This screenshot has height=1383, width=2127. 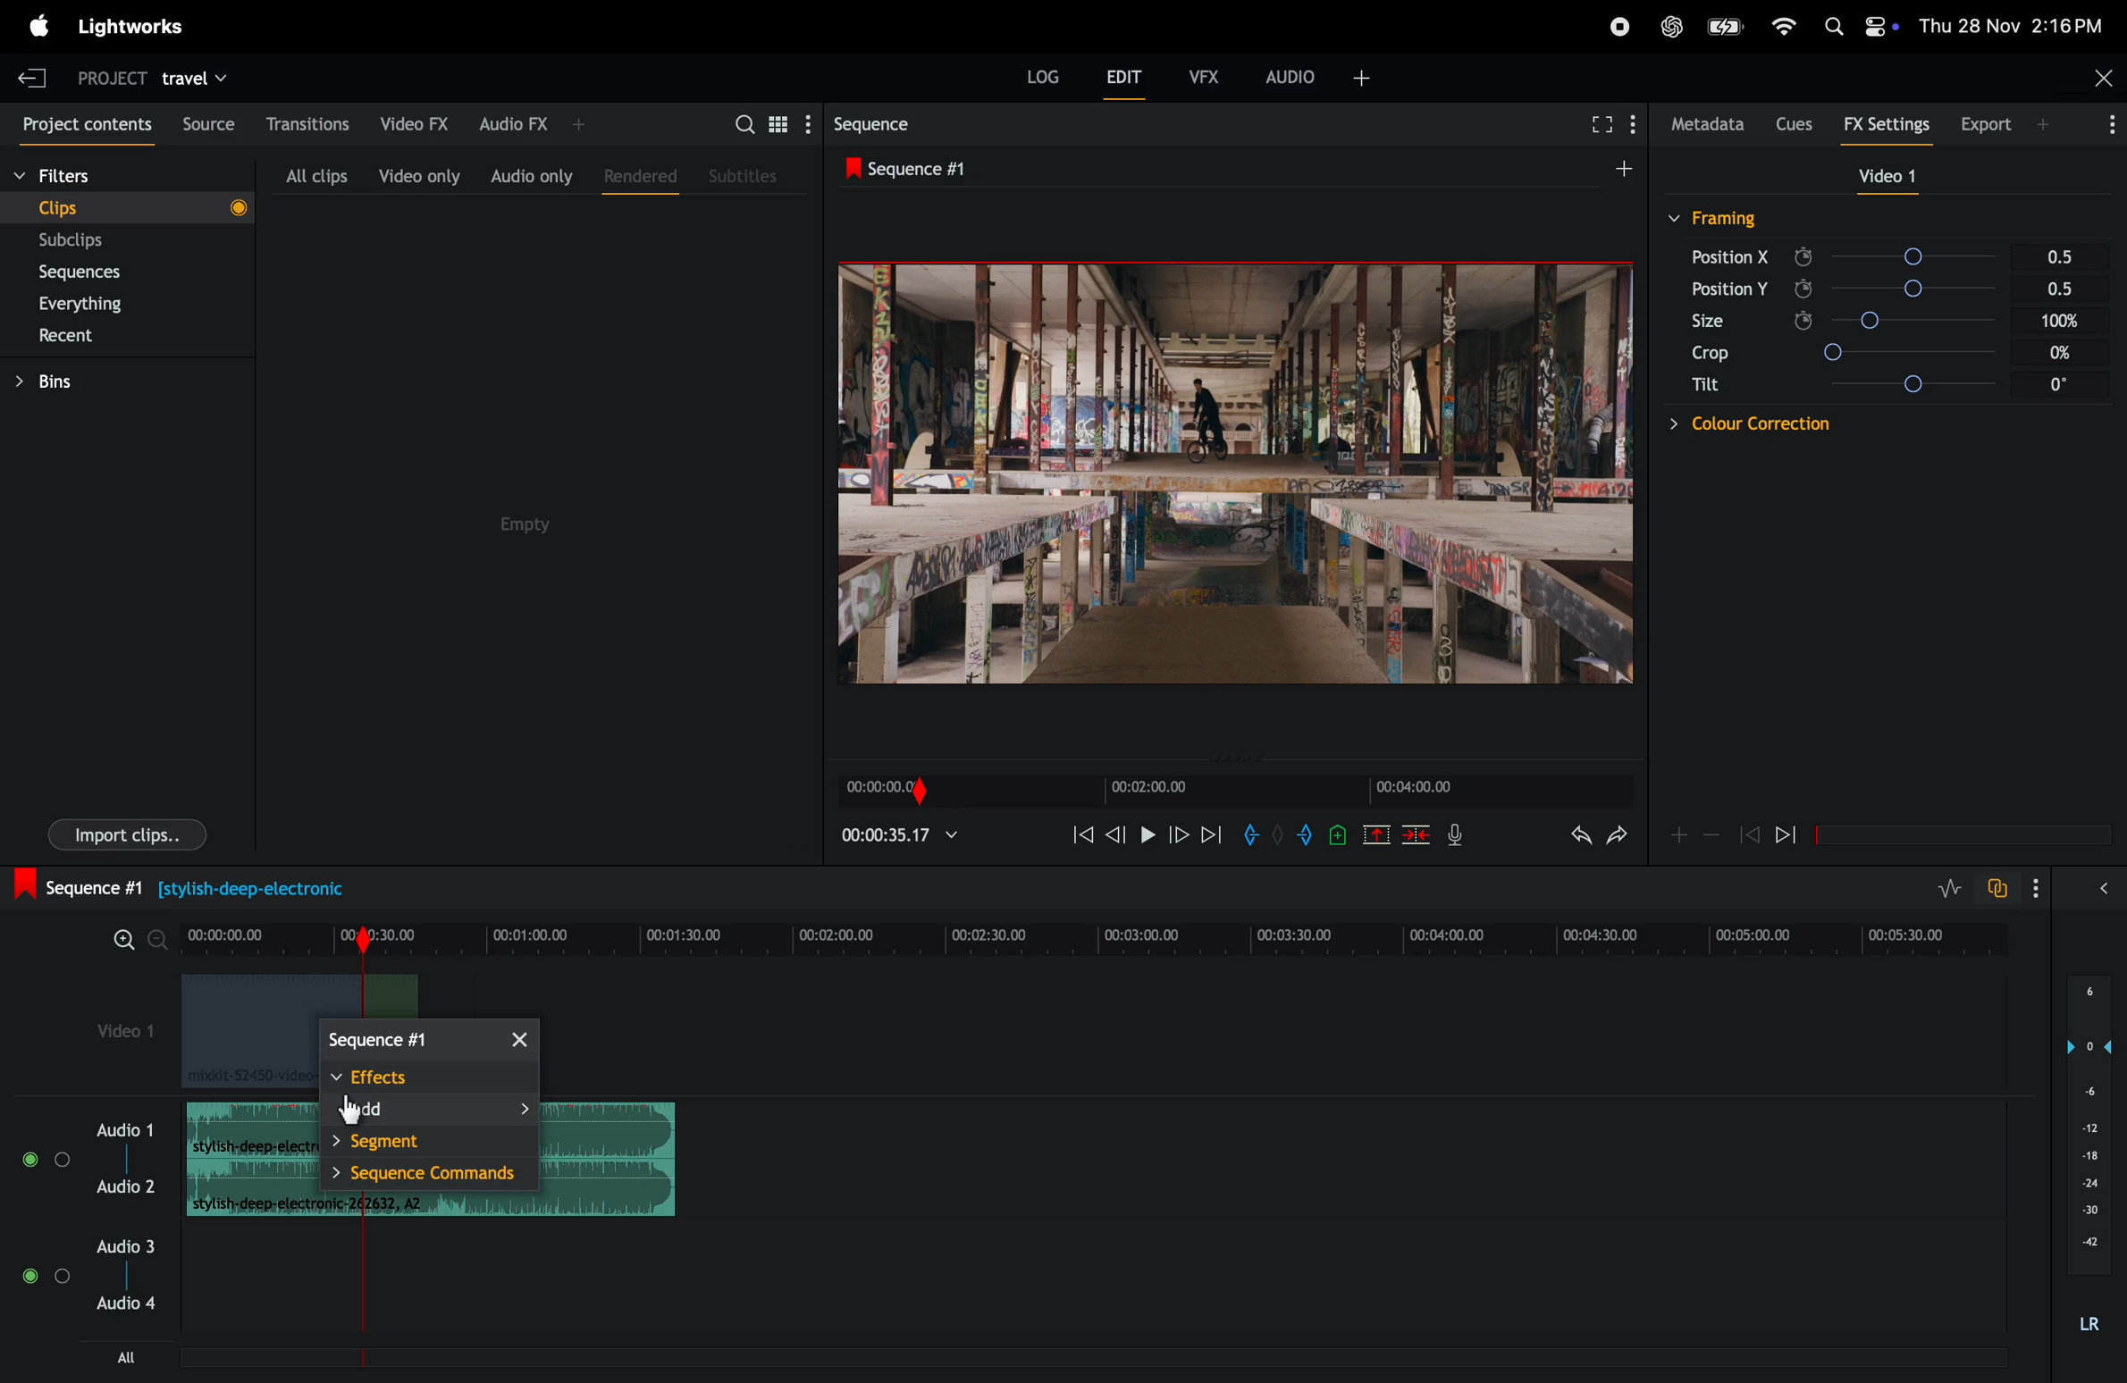 What do you see at coordinates (95, 272) in the screenshot?
I see `sequences` at bounding box center [95, 272].